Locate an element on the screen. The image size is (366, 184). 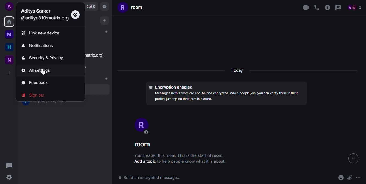
info is located at coordinates (178, 155).